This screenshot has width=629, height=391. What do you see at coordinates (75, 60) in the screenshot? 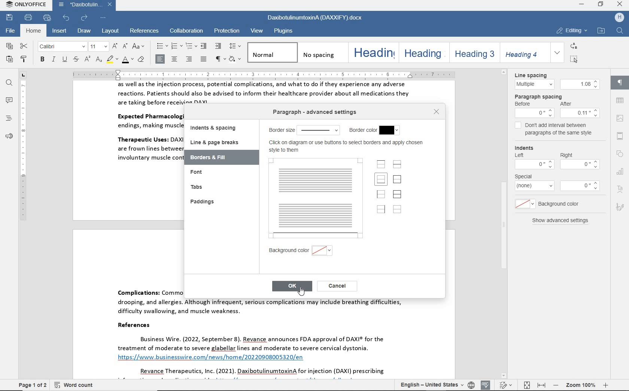
I see `strikethrough` at bounding box center [75, 60].